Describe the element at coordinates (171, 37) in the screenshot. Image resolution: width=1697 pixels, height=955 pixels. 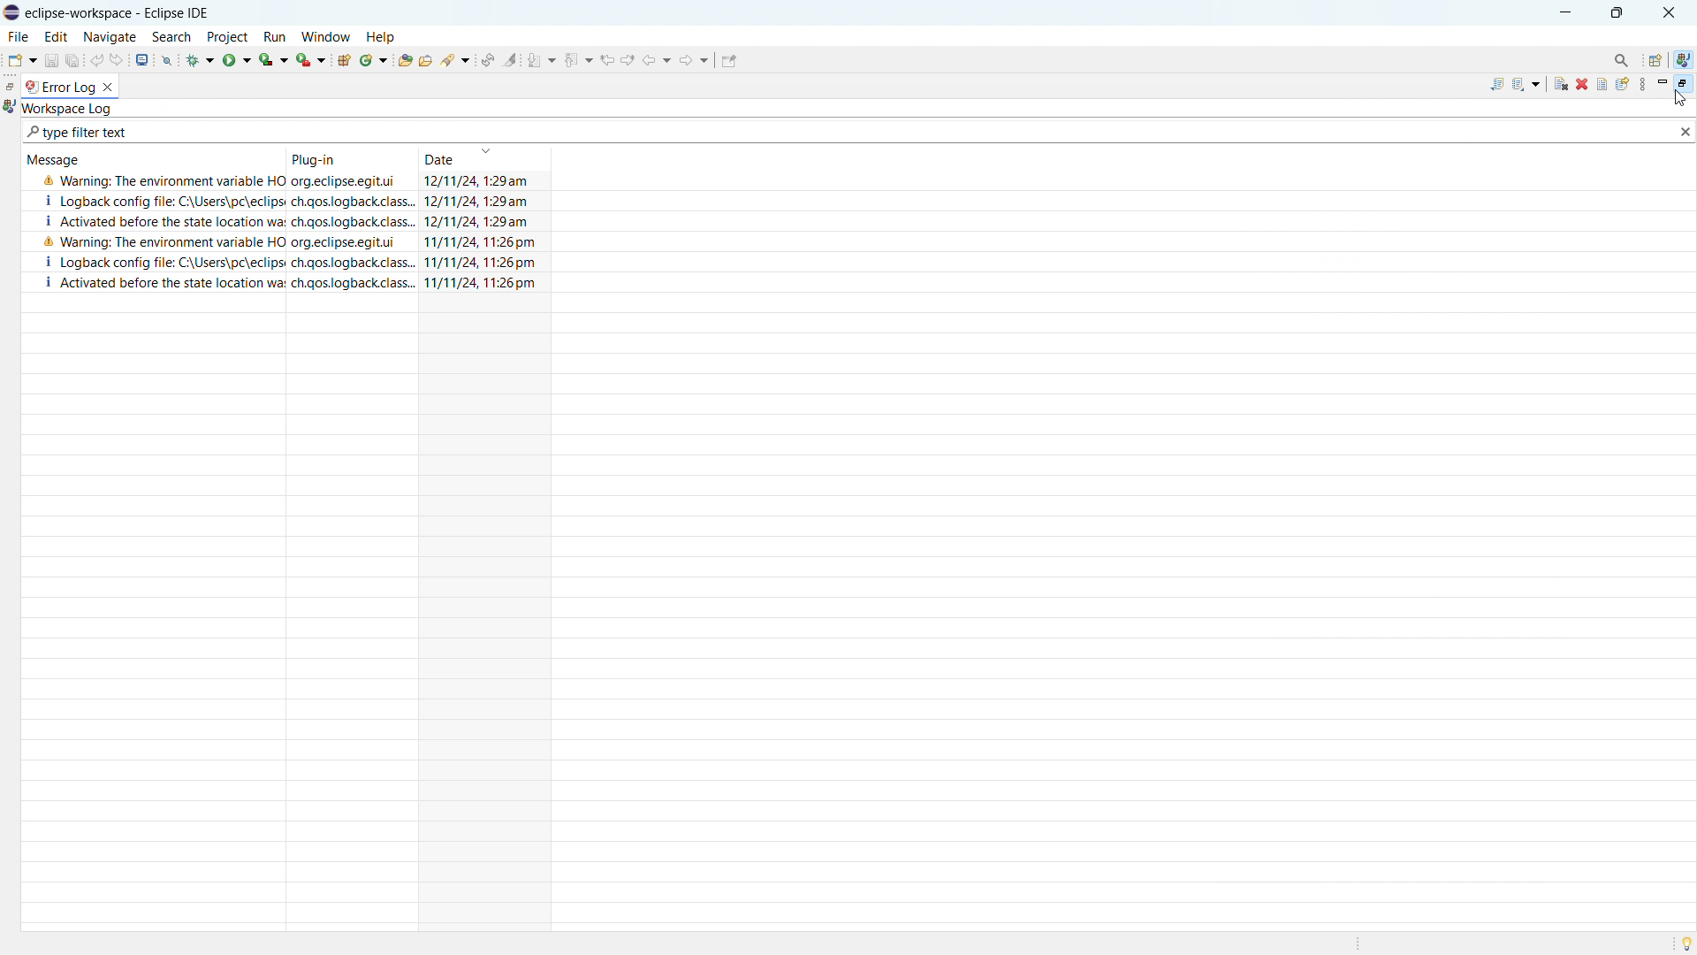
I see `search` at that location.